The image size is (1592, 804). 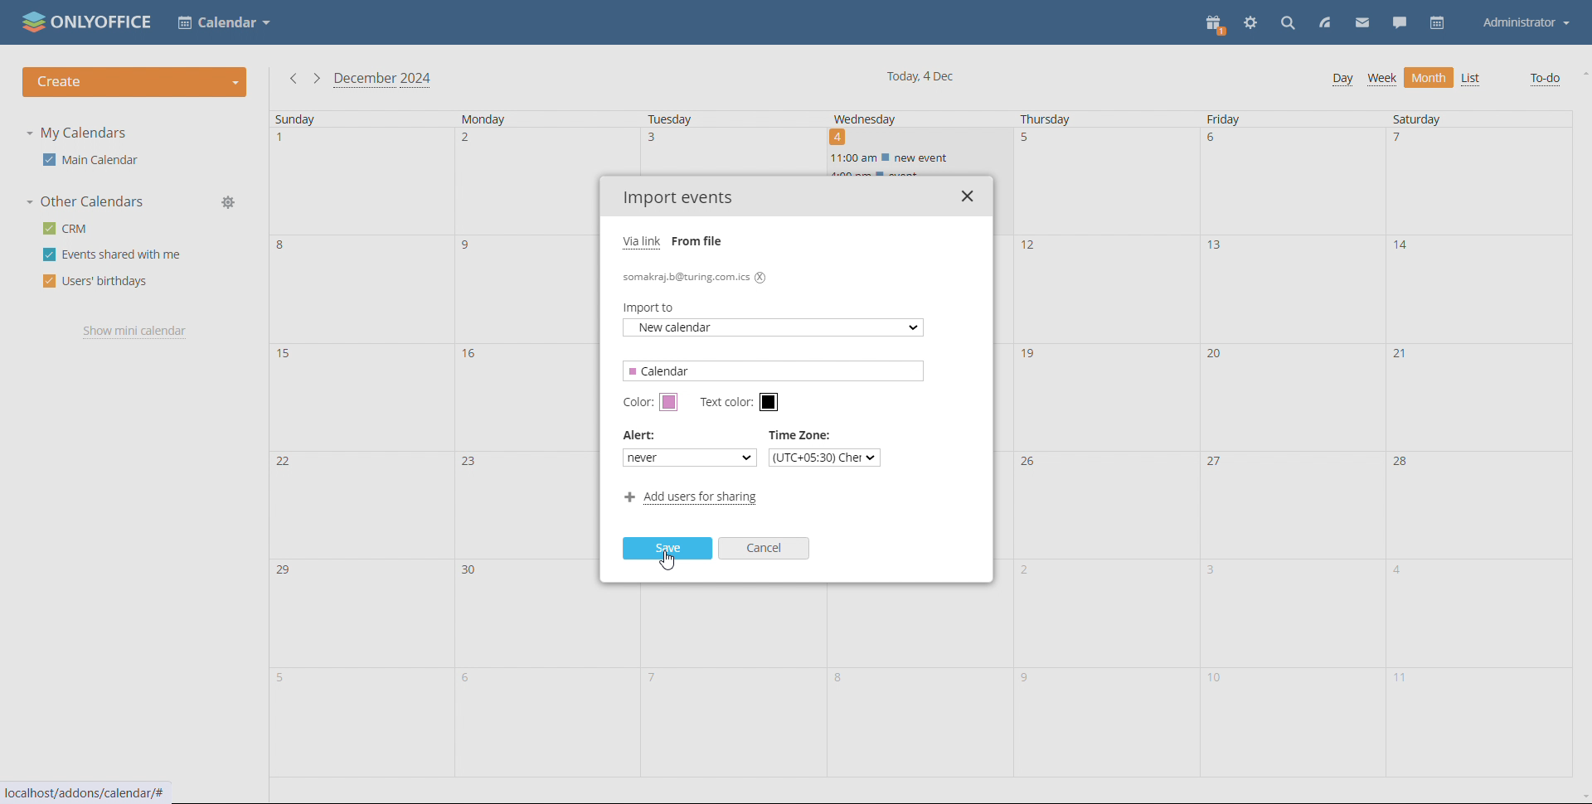 I want to click on via link, so click(x=643, y=241).